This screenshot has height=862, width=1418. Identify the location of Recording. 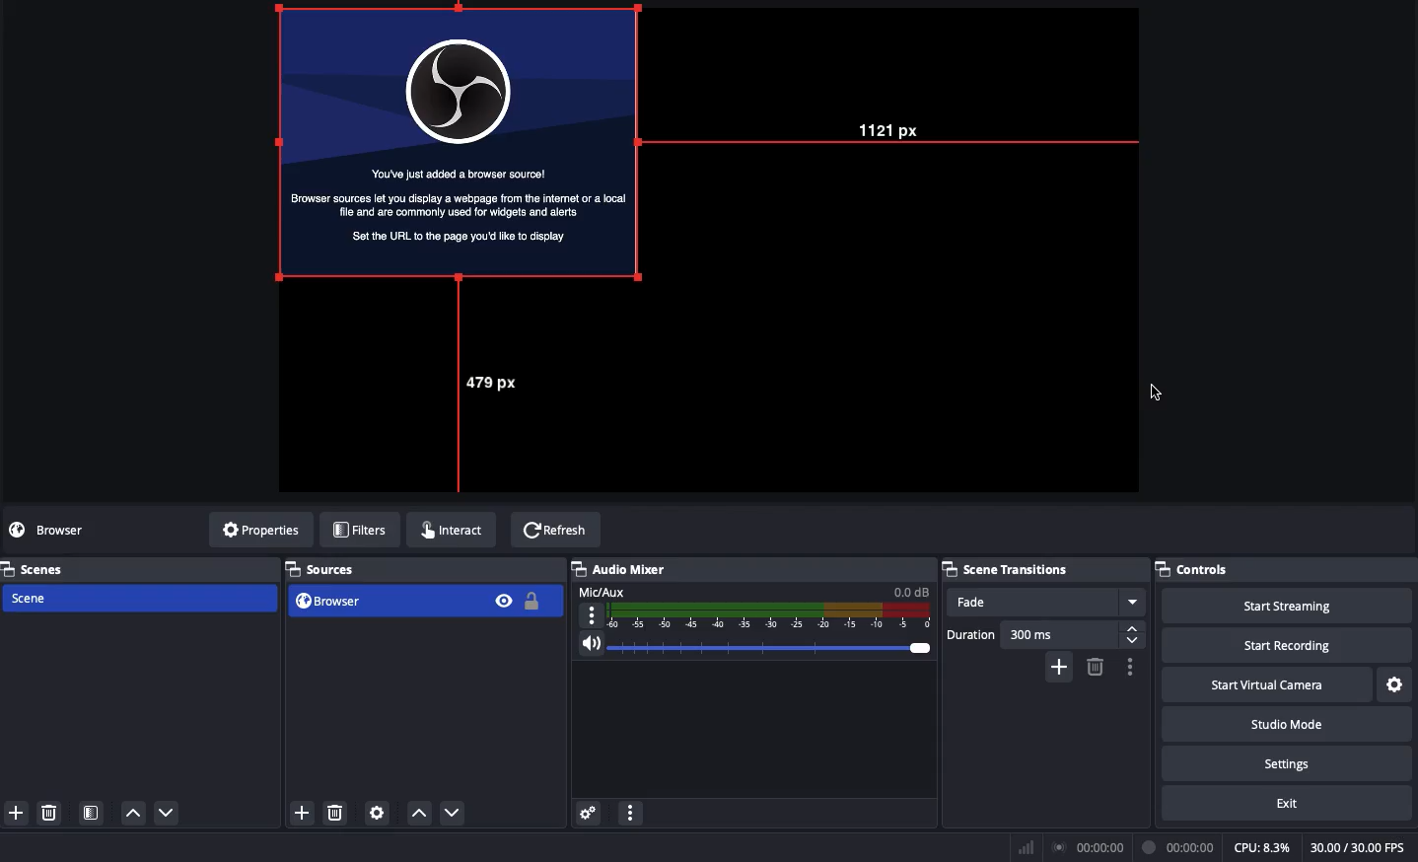
(1176, 847).